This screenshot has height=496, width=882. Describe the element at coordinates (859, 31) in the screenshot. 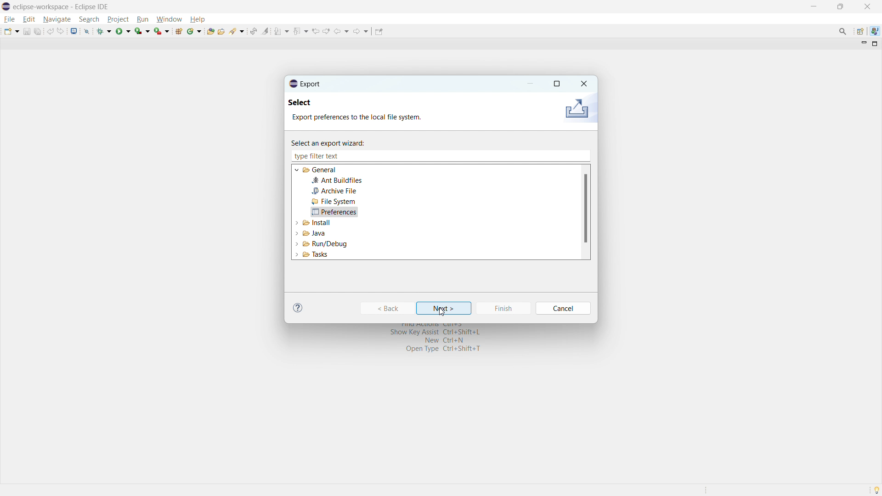

I see `open perspective` at that location.